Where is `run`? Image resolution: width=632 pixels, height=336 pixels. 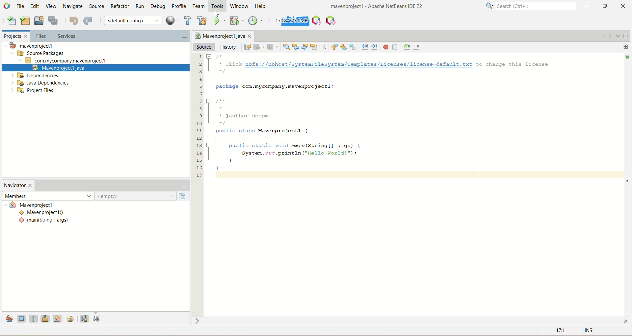 run is located at coordinates (140, 6).